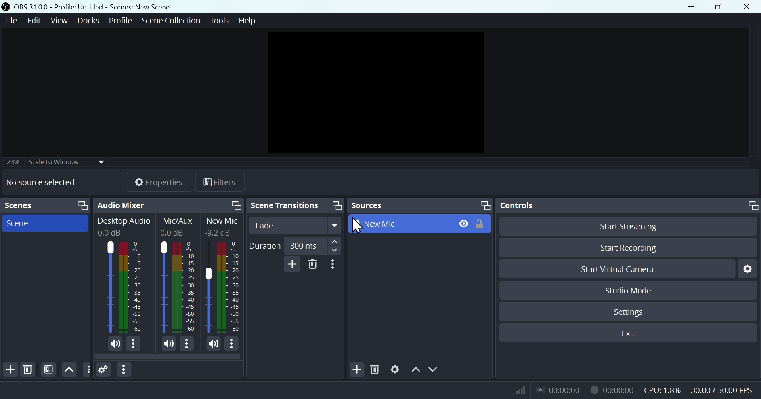 The height and width of the screenshot is (399, 761). What do you see at coordinates (134, 344) in the screenshot?
I see `More Options` at bounding box center [134, 344].